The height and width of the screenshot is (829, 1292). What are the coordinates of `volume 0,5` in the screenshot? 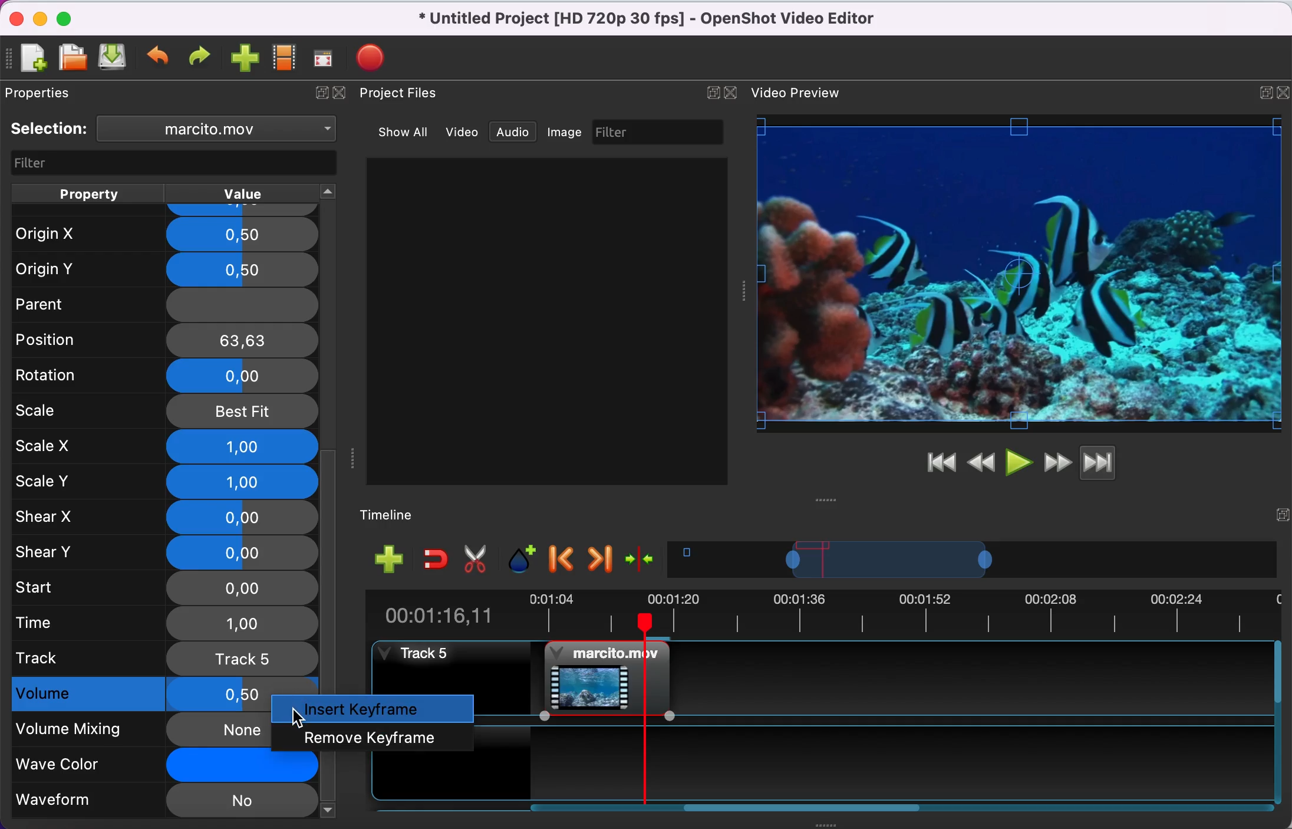 It's located at (144, 695).